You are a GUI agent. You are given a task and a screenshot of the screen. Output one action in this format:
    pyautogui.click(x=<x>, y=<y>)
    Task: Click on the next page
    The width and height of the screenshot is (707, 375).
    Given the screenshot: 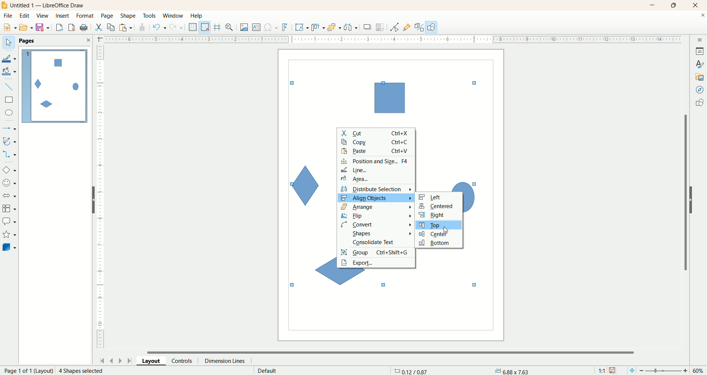 What is the action you would take?
    pyautogui.click(x=120, y=360)
    